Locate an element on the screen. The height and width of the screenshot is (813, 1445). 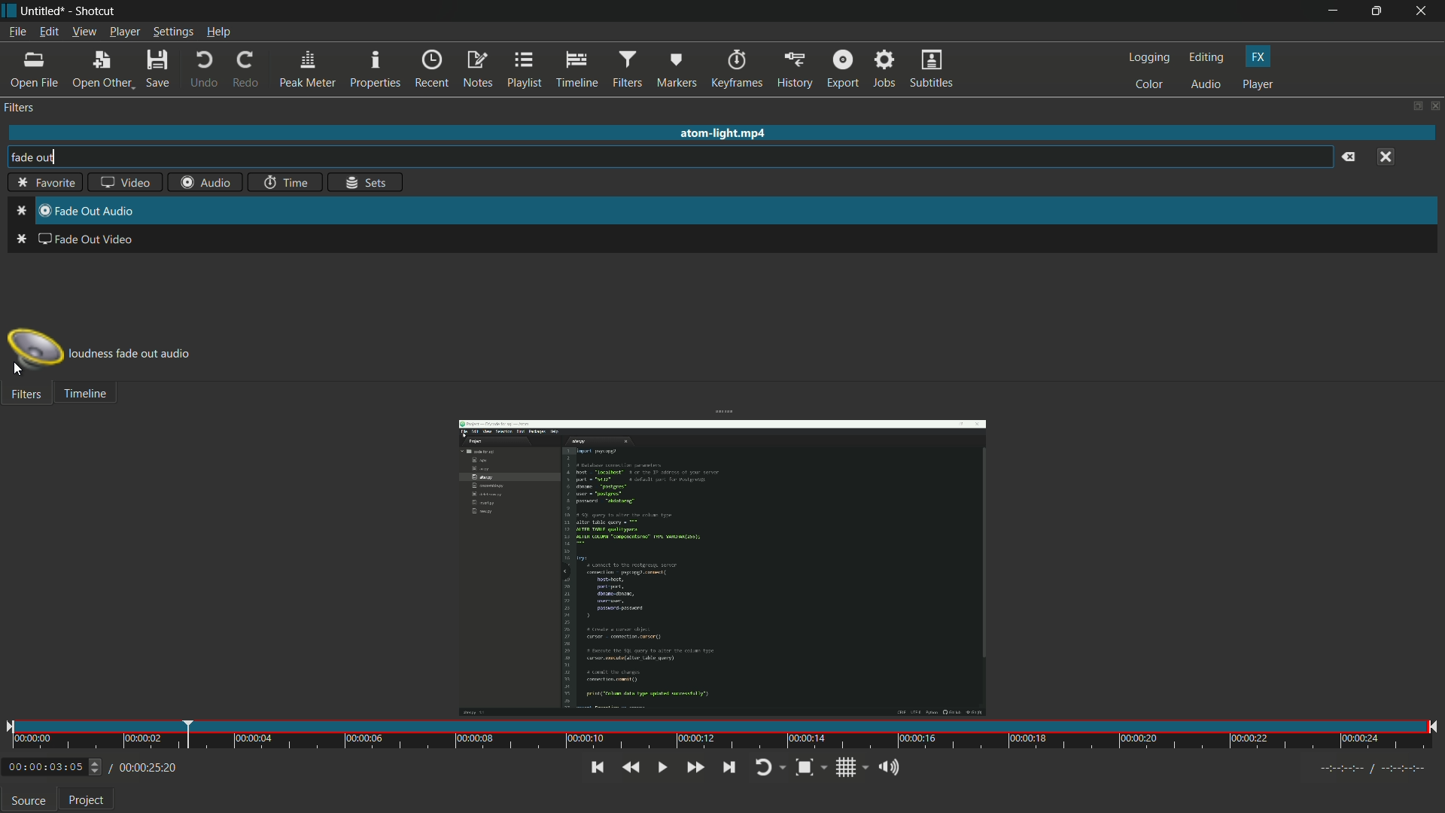
properties is located at coordinates (376, 69).